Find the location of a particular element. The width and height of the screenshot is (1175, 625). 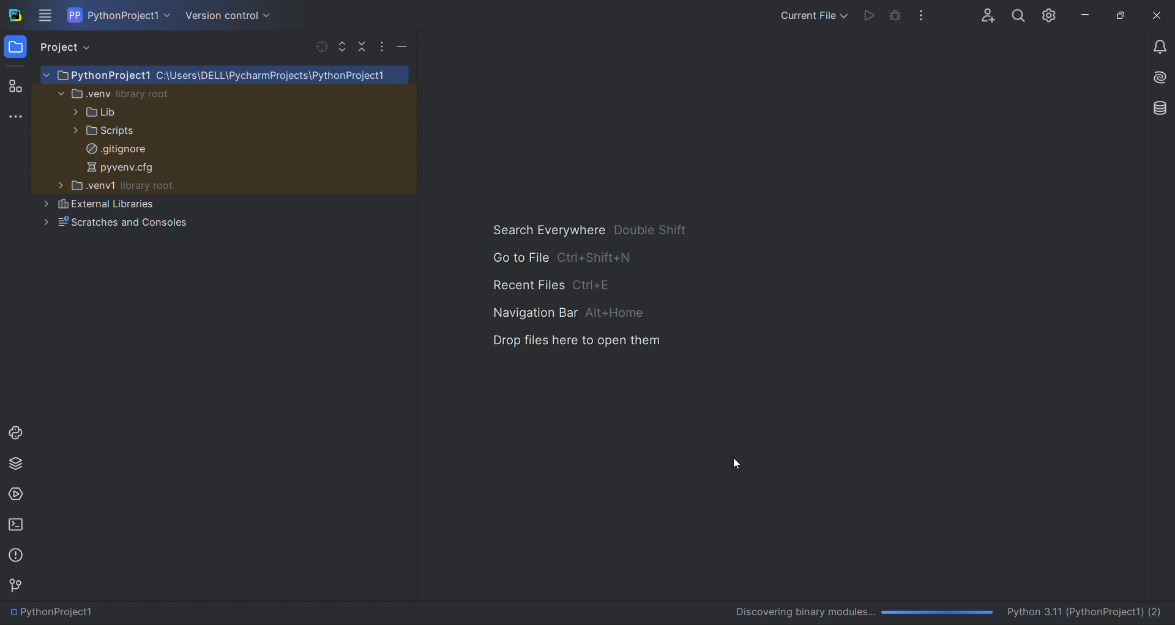

expand file is located at coordinates (342, 47).